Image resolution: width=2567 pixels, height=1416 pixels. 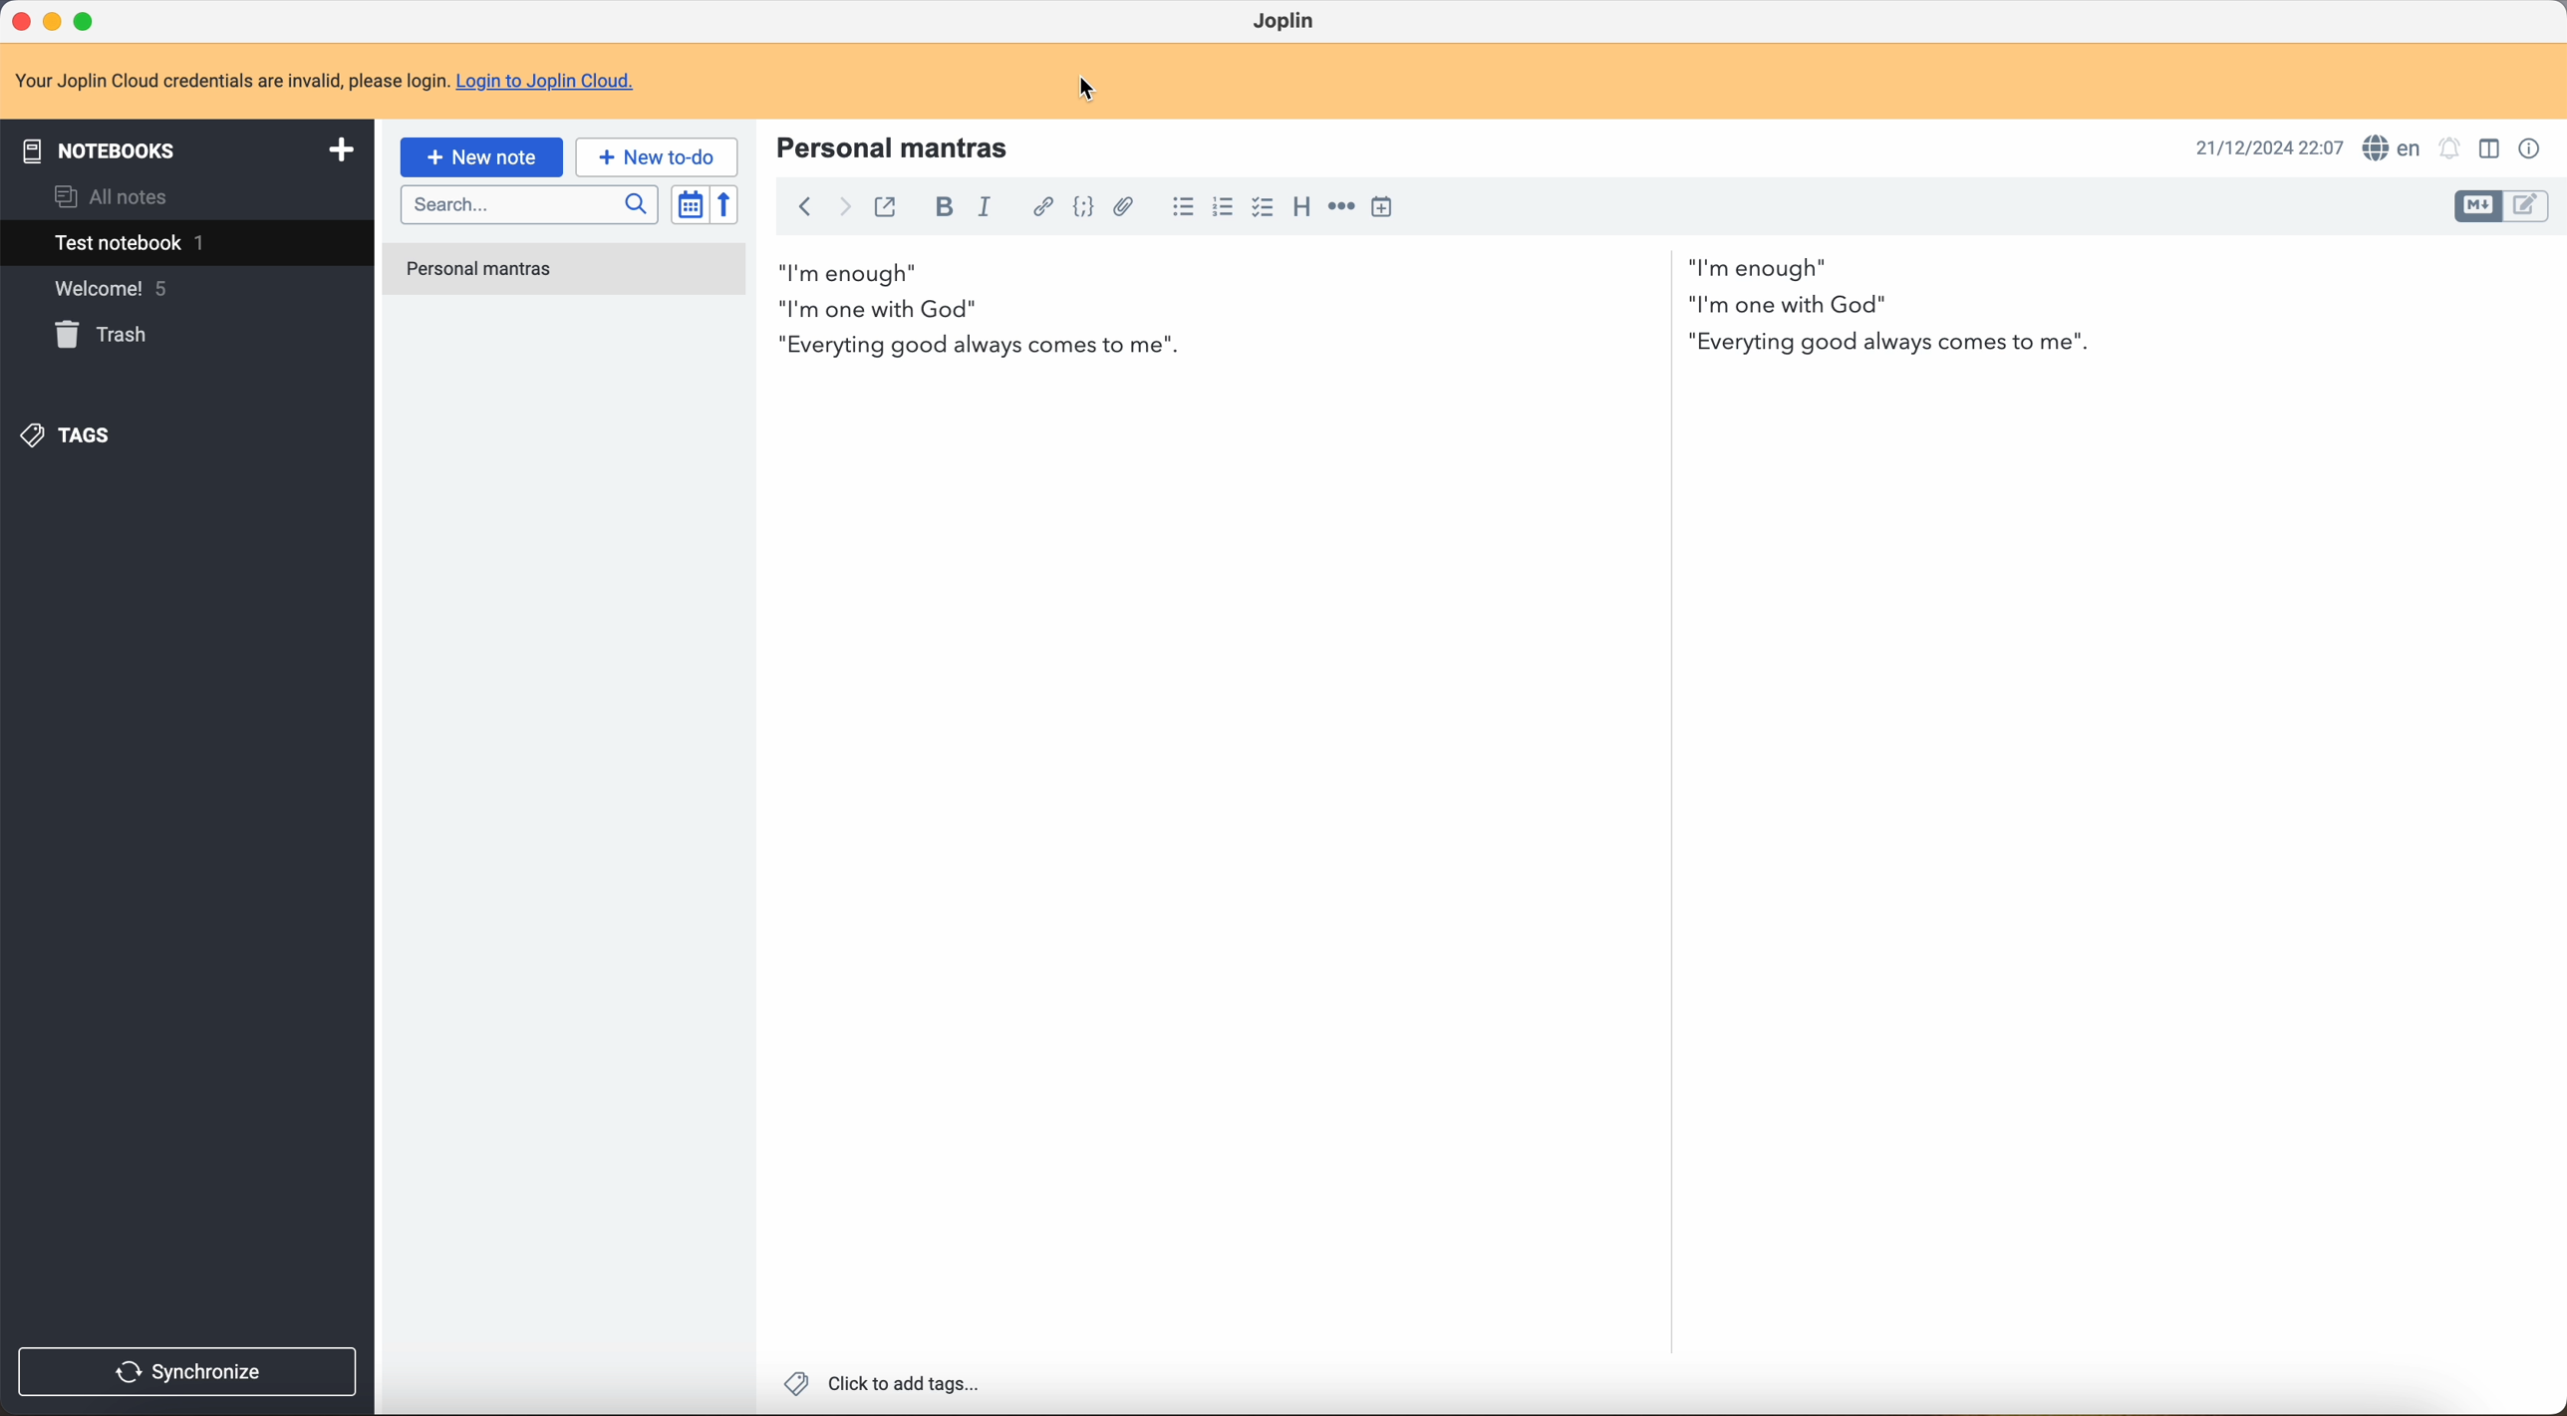 What do you see at coordinates (1289, 20) in the screenshot?
I see `Joplin` at bounding box center [1289, 20].